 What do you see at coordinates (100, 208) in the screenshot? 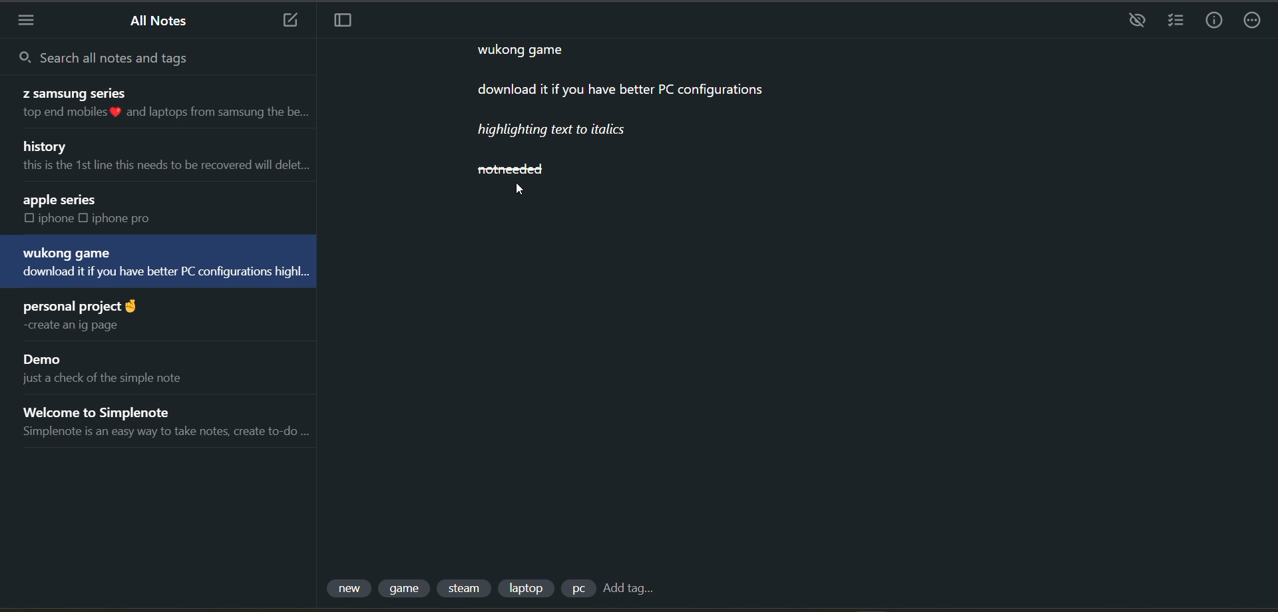
I see `note title and preview` at bounding box center [100, 208].